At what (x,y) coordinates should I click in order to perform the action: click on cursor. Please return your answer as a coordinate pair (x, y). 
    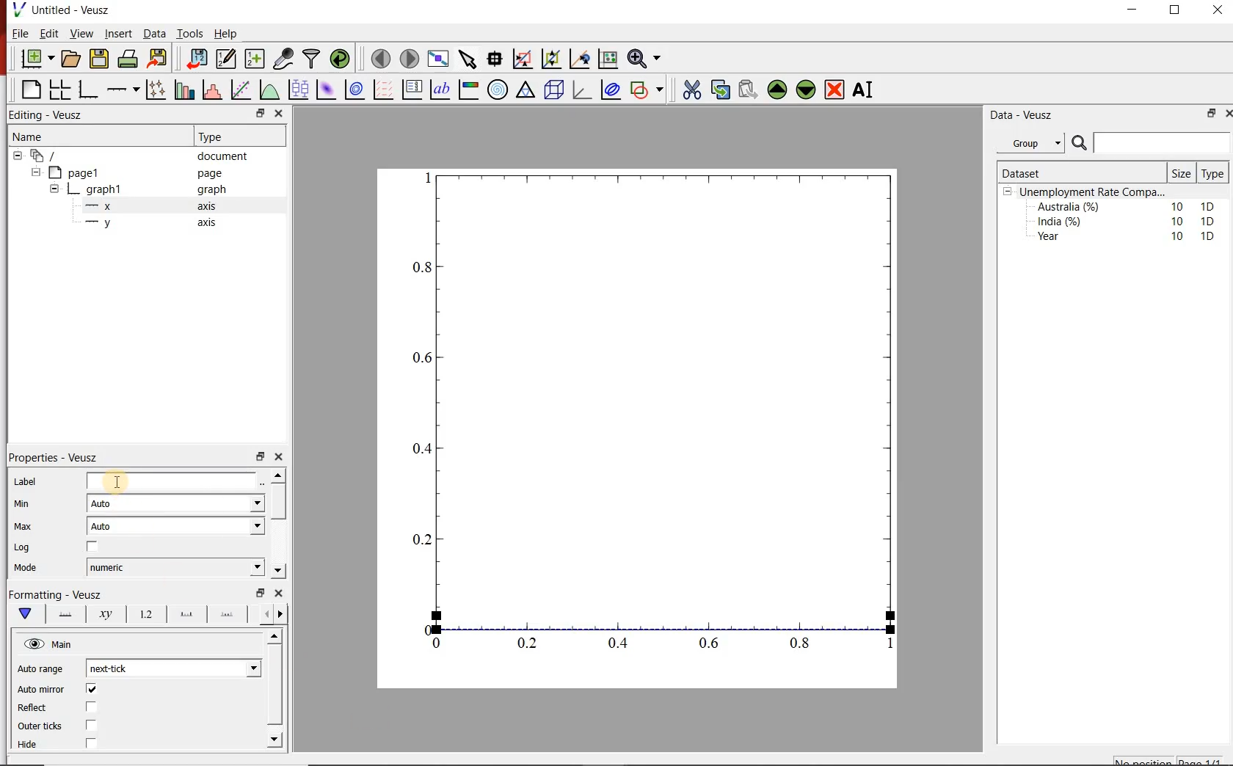
    Looking at the image, I should click on (119, 480).